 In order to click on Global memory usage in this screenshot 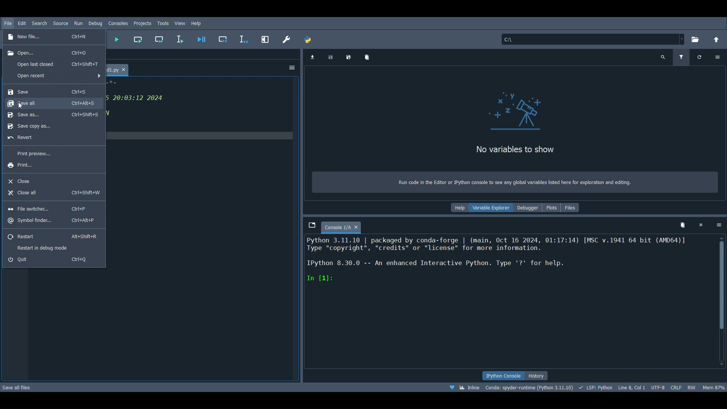, I will do `click(713, 384)`.